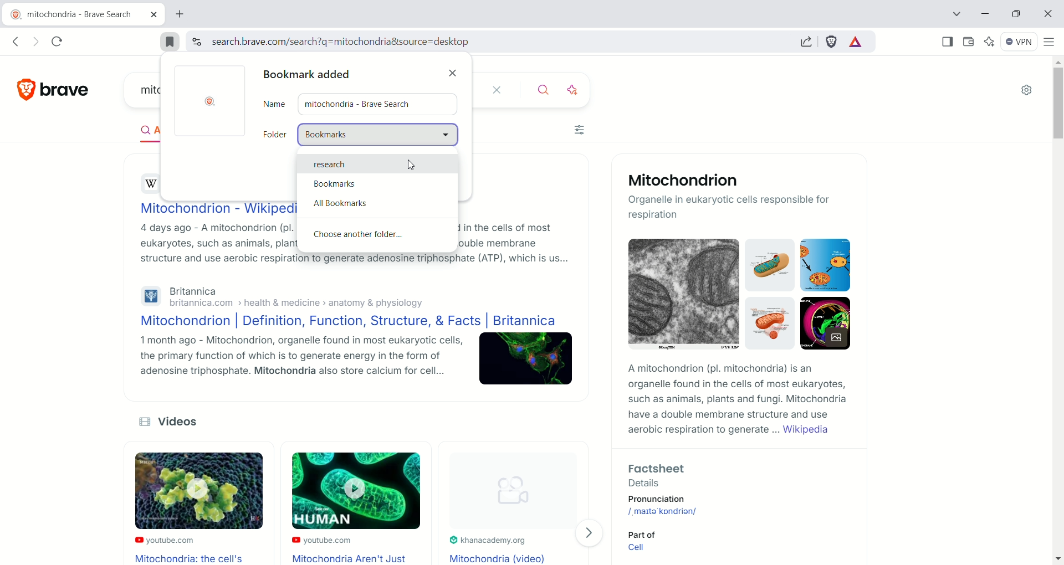 The width and height of the screenshot is (1064, 565). I want to click on all bookmarks, so click(377, 202).